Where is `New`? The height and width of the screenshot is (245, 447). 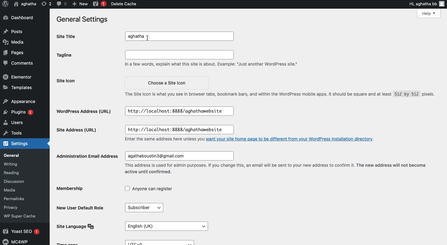
New is located at coordinates (79, 4).